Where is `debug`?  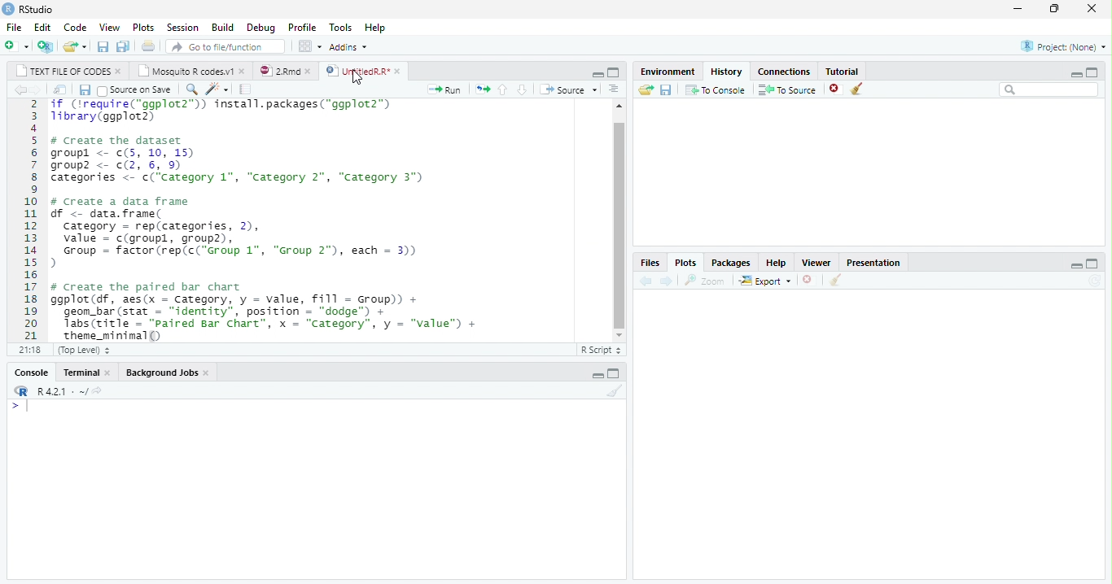 debug is located at coordinates (260, 27).